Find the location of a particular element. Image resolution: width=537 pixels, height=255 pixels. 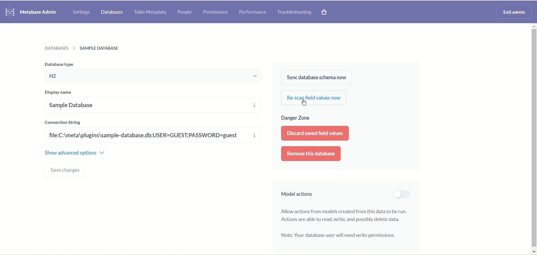

troubleshooting is located at coordinates (295, 13).